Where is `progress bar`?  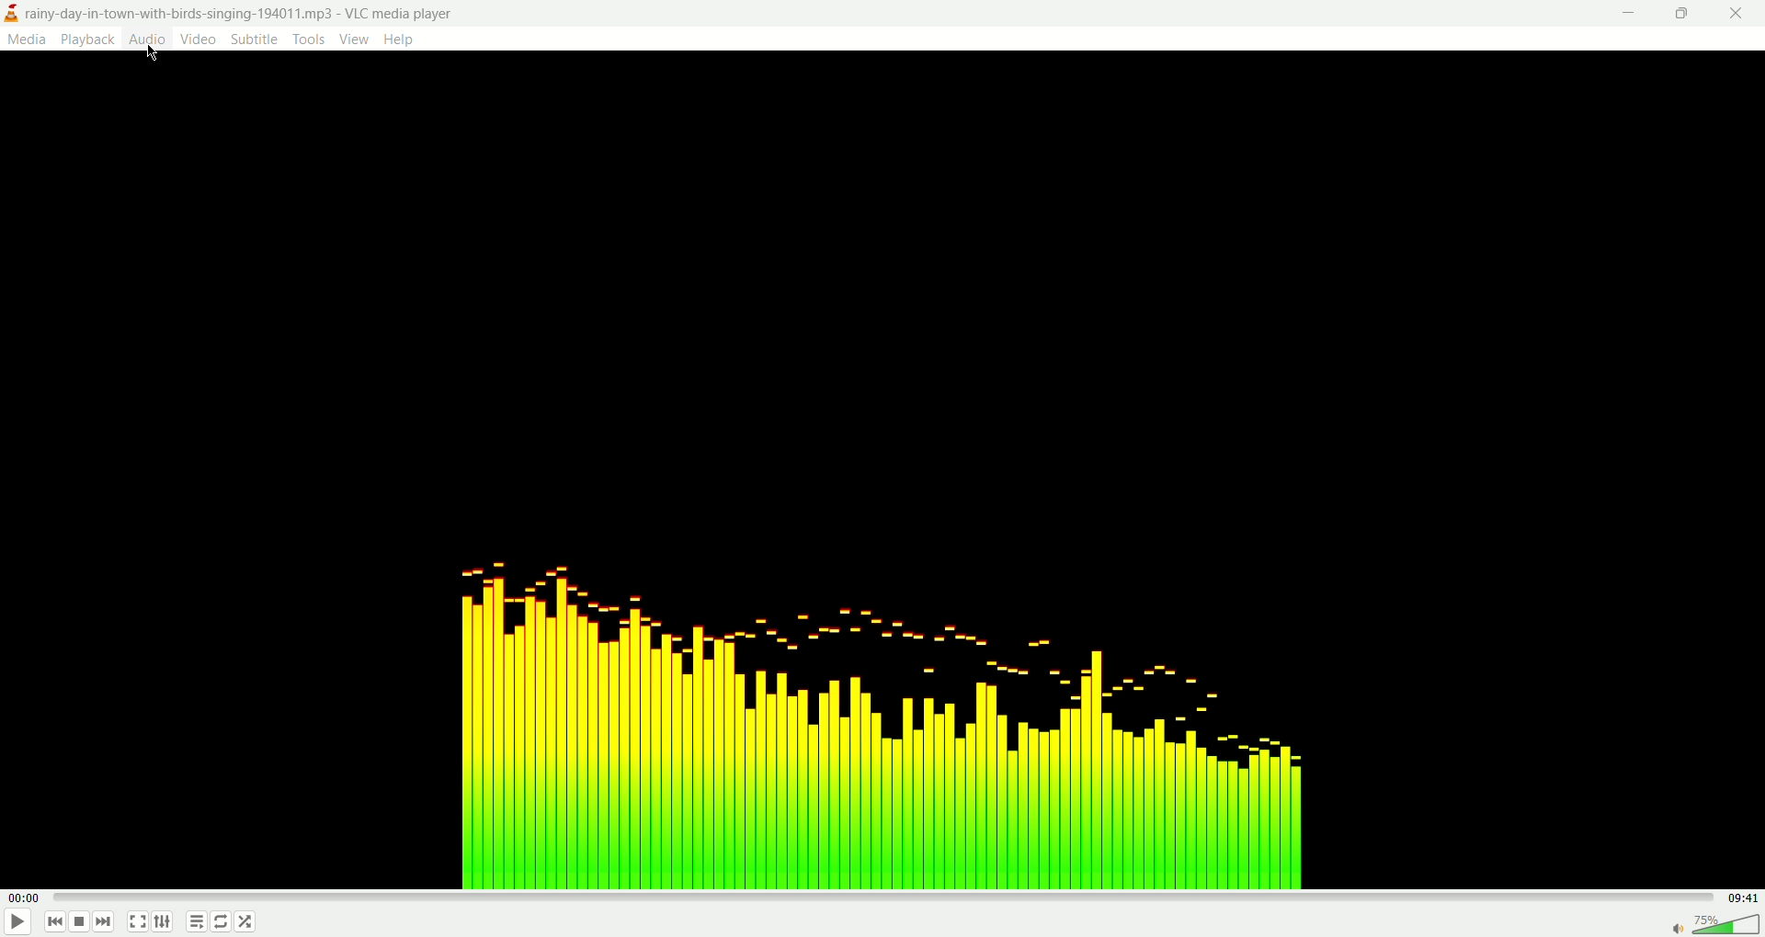 progress bar is located at coordinates (889, 897).